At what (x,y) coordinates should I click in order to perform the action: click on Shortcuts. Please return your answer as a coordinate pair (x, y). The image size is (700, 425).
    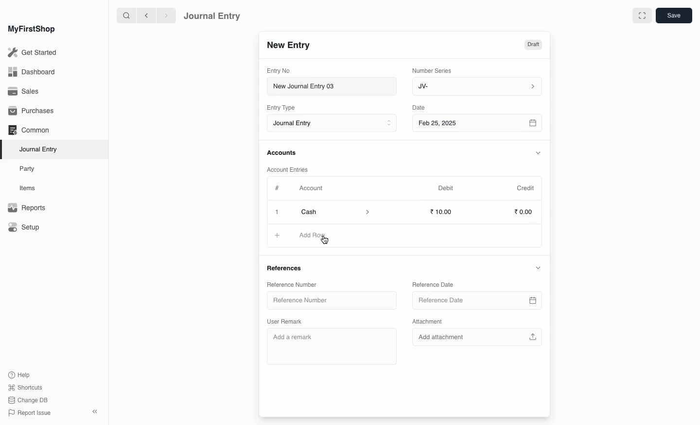
    Looking at the image, I should click on (24, 387).